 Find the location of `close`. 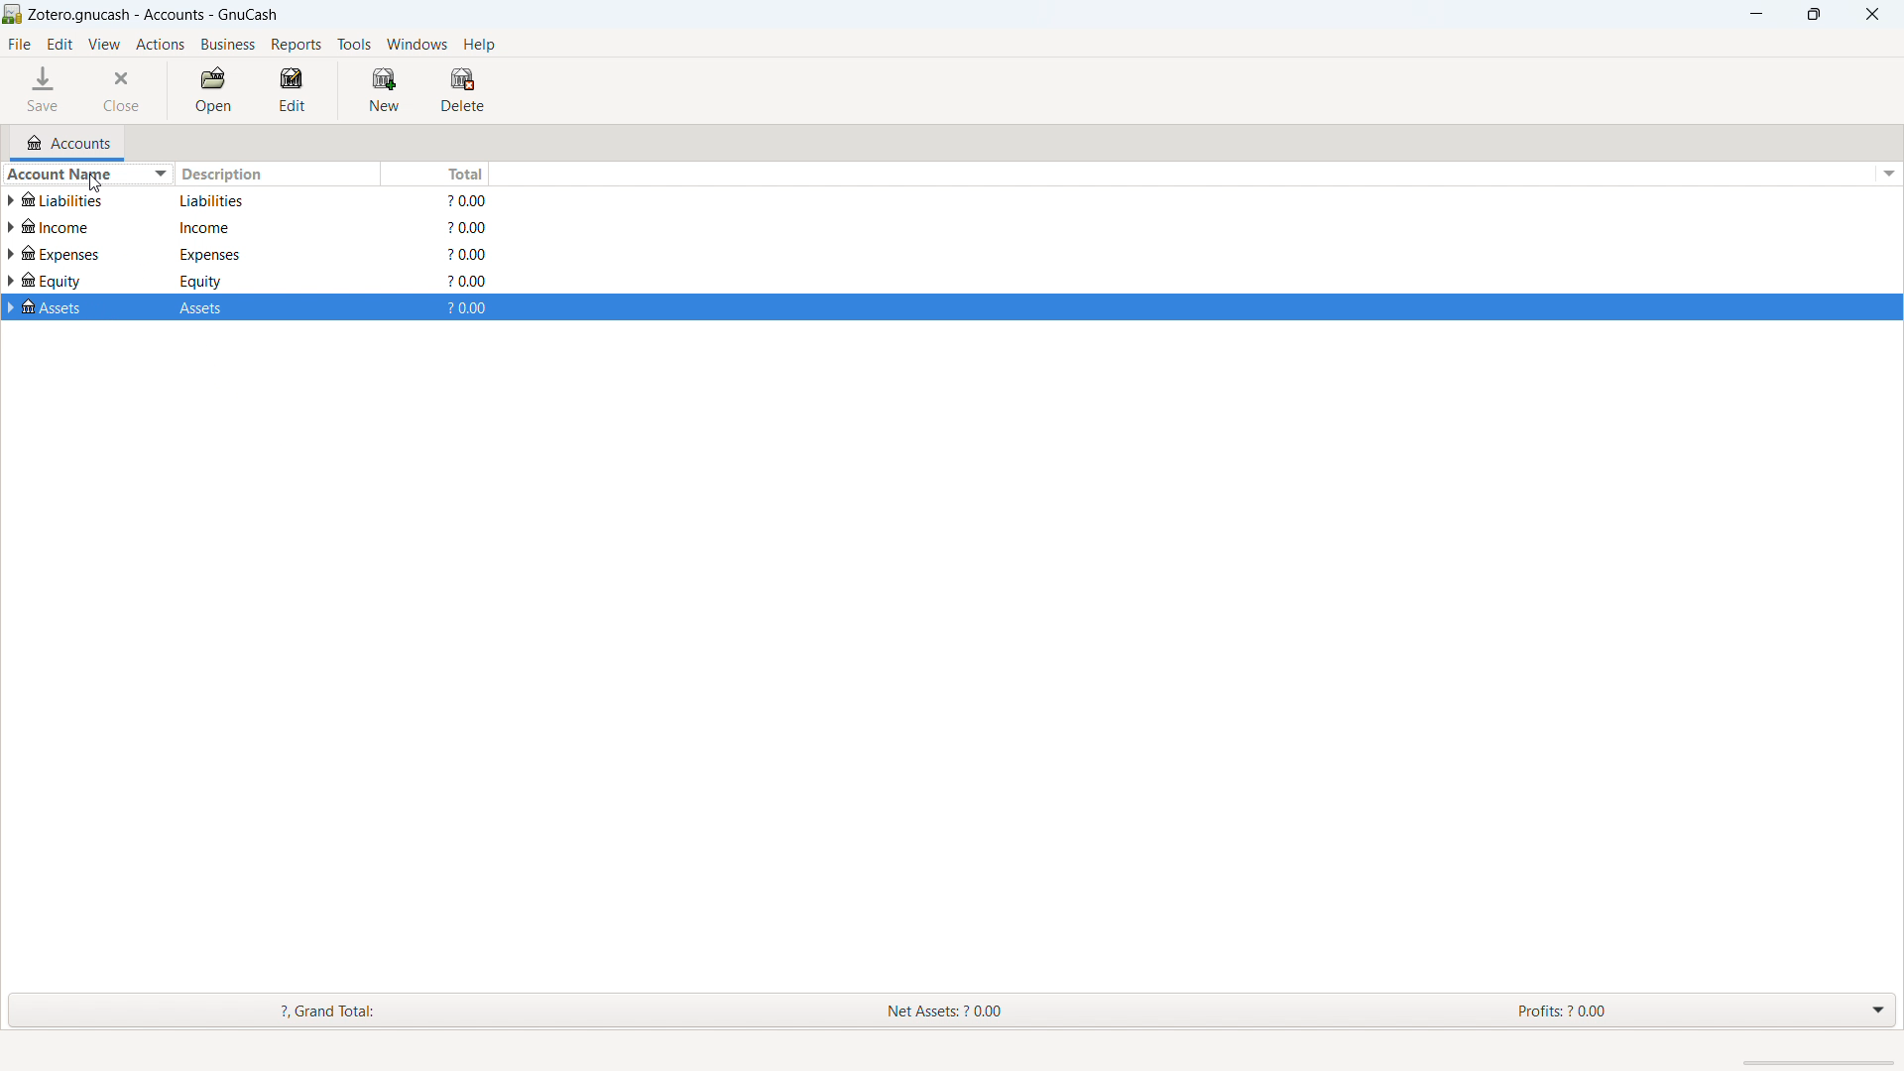

close is located at coordinates (1870, 14).